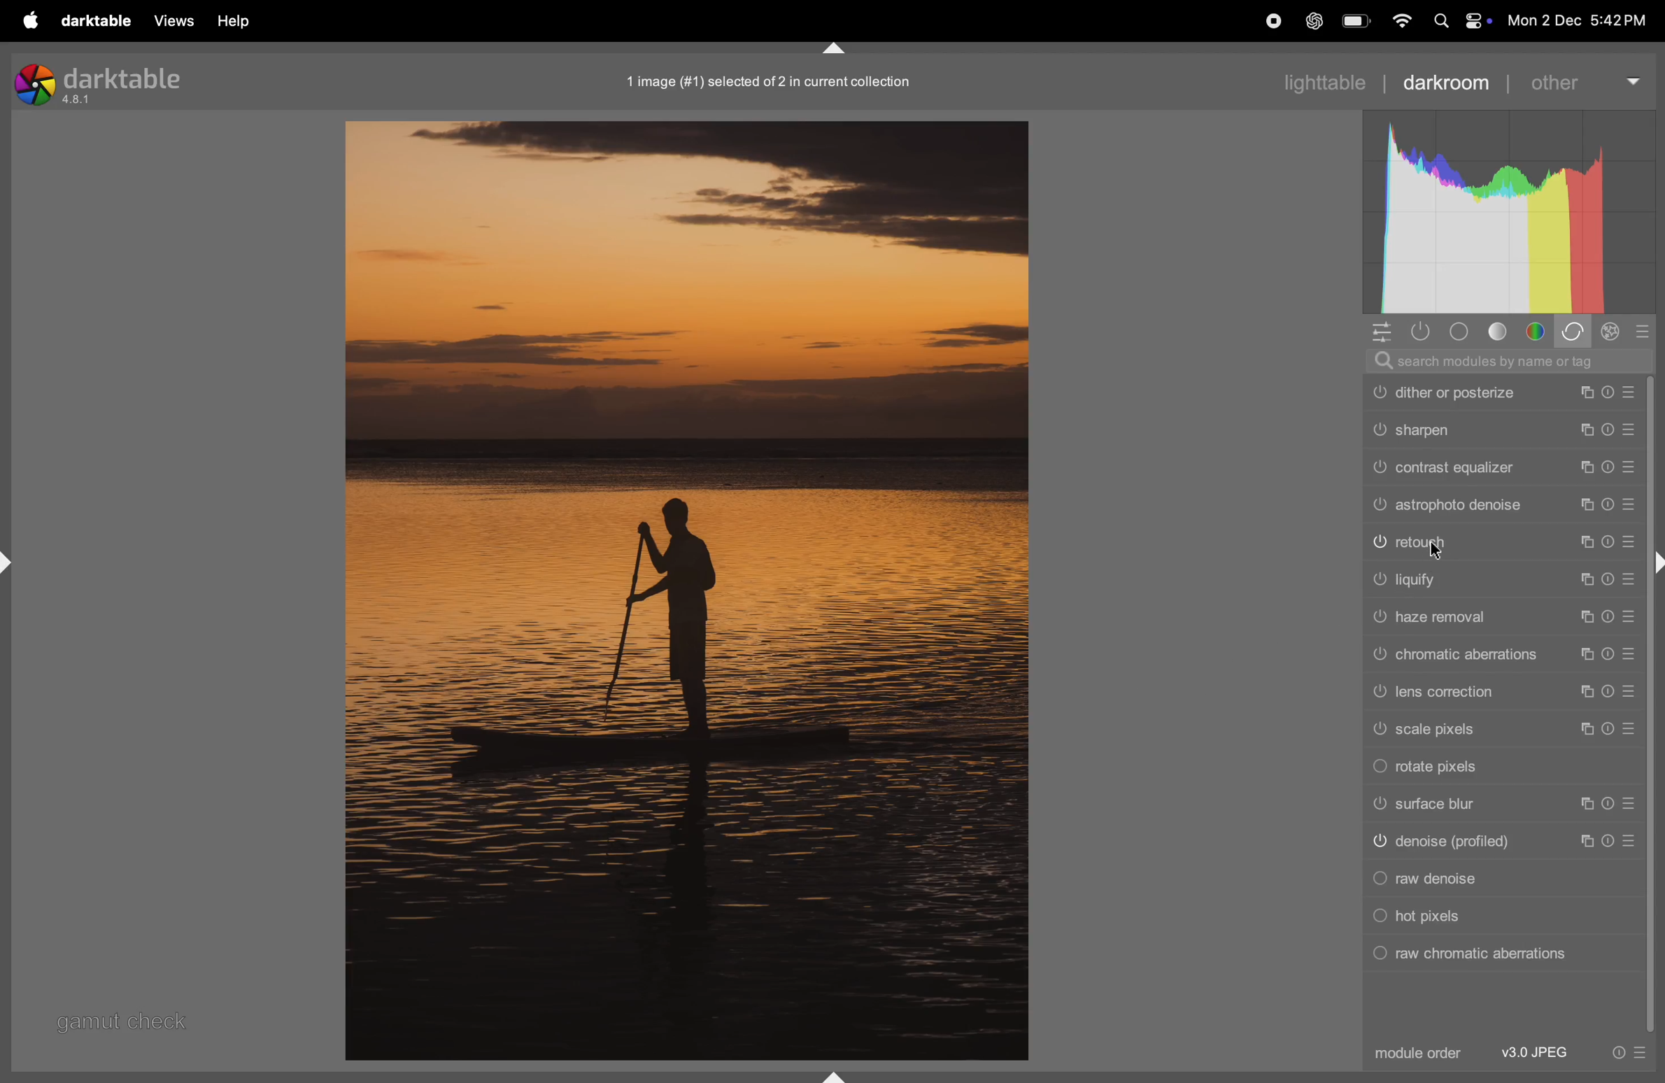  I want to click on views, so click(176, 20).